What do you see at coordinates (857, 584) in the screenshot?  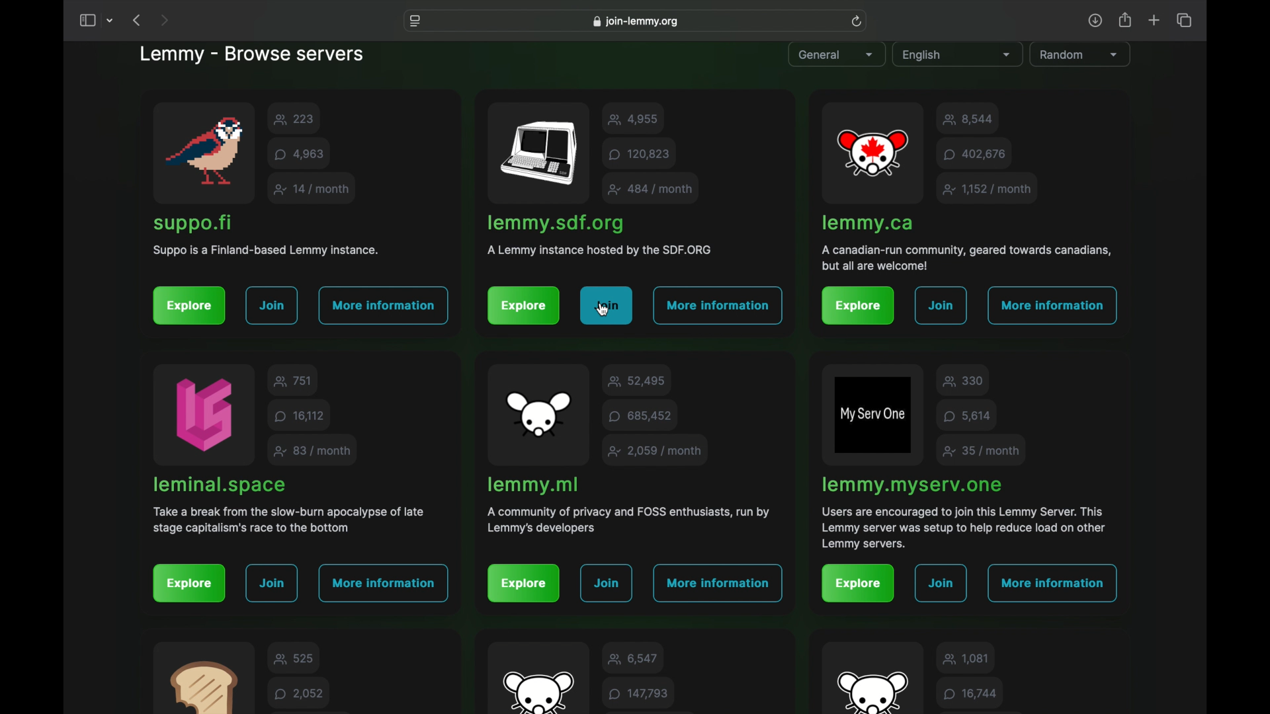 I see `explore` at bounding box center [857, 584].